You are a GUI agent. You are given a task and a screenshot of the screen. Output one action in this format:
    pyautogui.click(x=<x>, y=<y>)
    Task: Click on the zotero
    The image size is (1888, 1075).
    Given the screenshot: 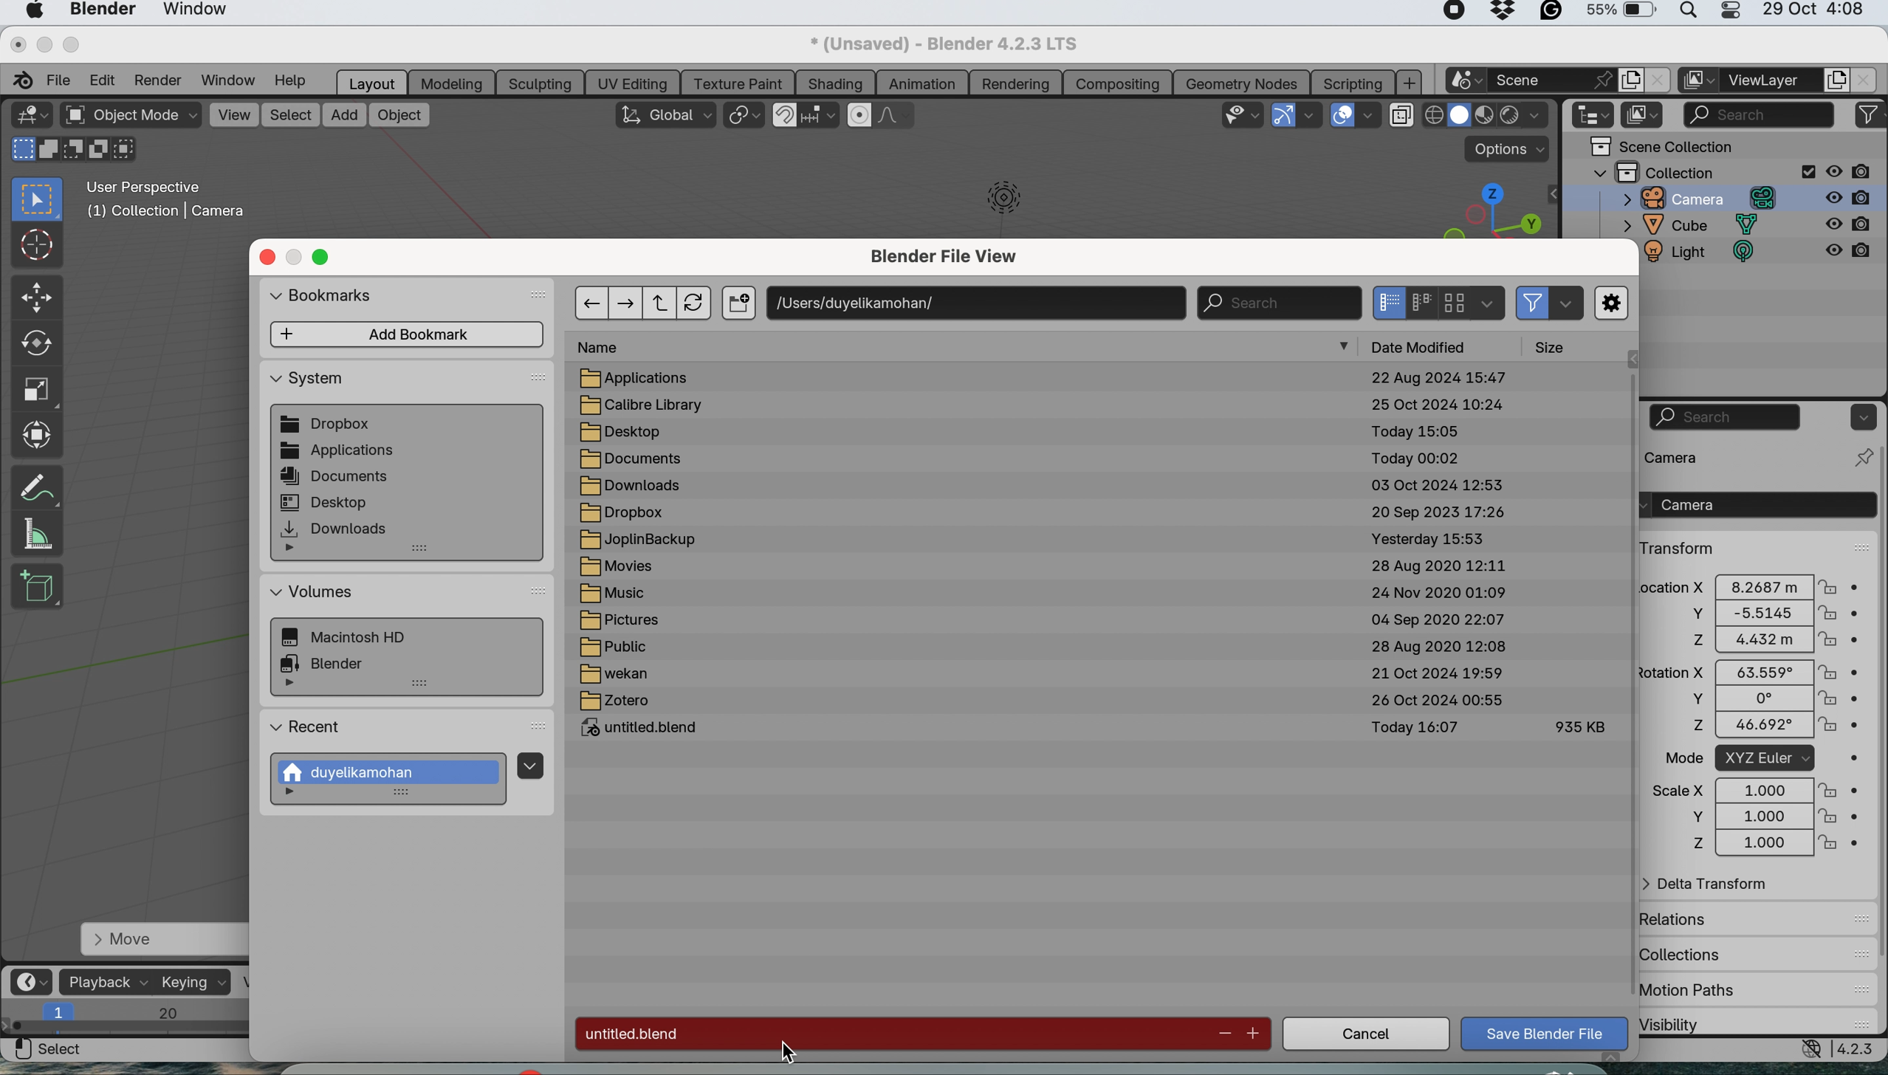 What is the action you would take?
    pyautogui.click(x=617, y=702)
    